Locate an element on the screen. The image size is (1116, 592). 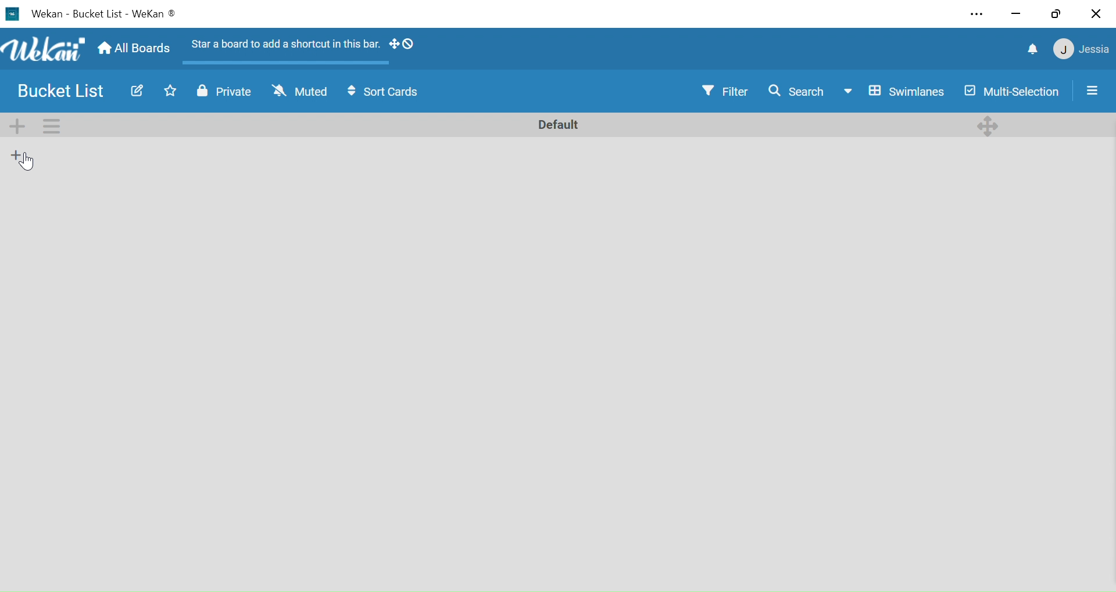
Board name is located at coordinates (98, 15).